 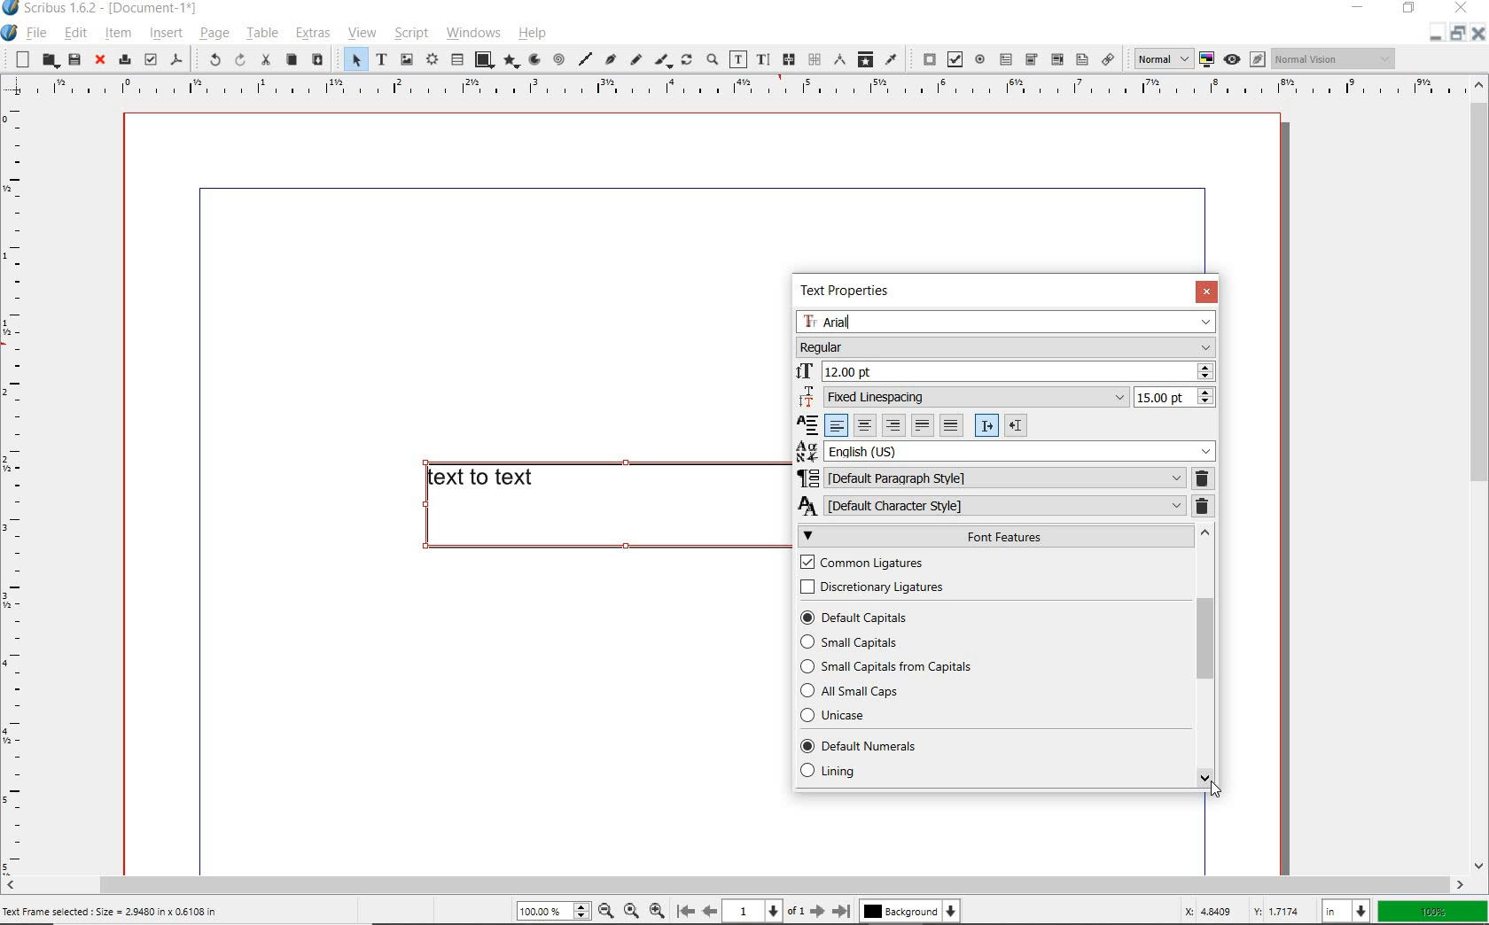 What do you see at coordinates (687, 61) in the screenshot?
I see `rotate item` at bounding box center [687, 61].